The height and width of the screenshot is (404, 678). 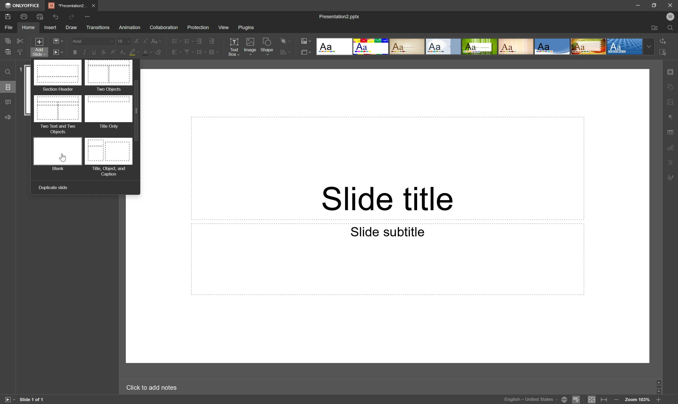 What do you see at coordinates (671, 116) in the screenshot?
I see `Paragraph settings` at bounding box center [671, 116].